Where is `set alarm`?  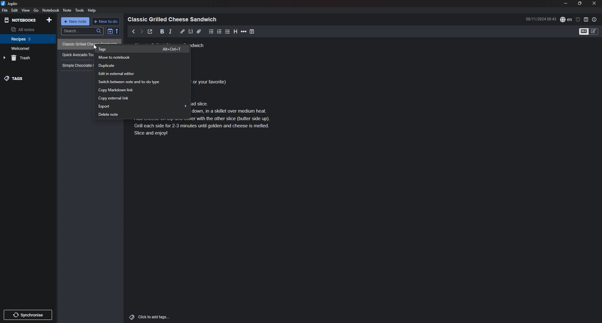
set alarm is located at coordinates (578, 19).